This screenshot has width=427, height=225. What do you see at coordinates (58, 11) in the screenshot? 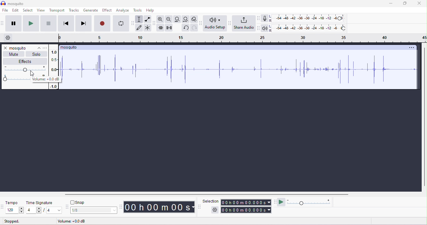
I see `transport` at bounding box center [58, 11].